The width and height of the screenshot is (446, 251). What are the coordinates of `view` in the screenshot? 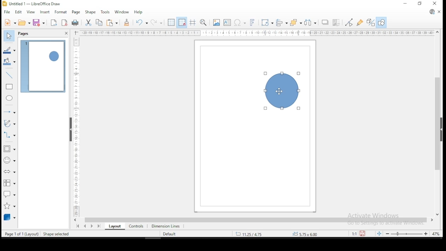 It's located at (31, 12).